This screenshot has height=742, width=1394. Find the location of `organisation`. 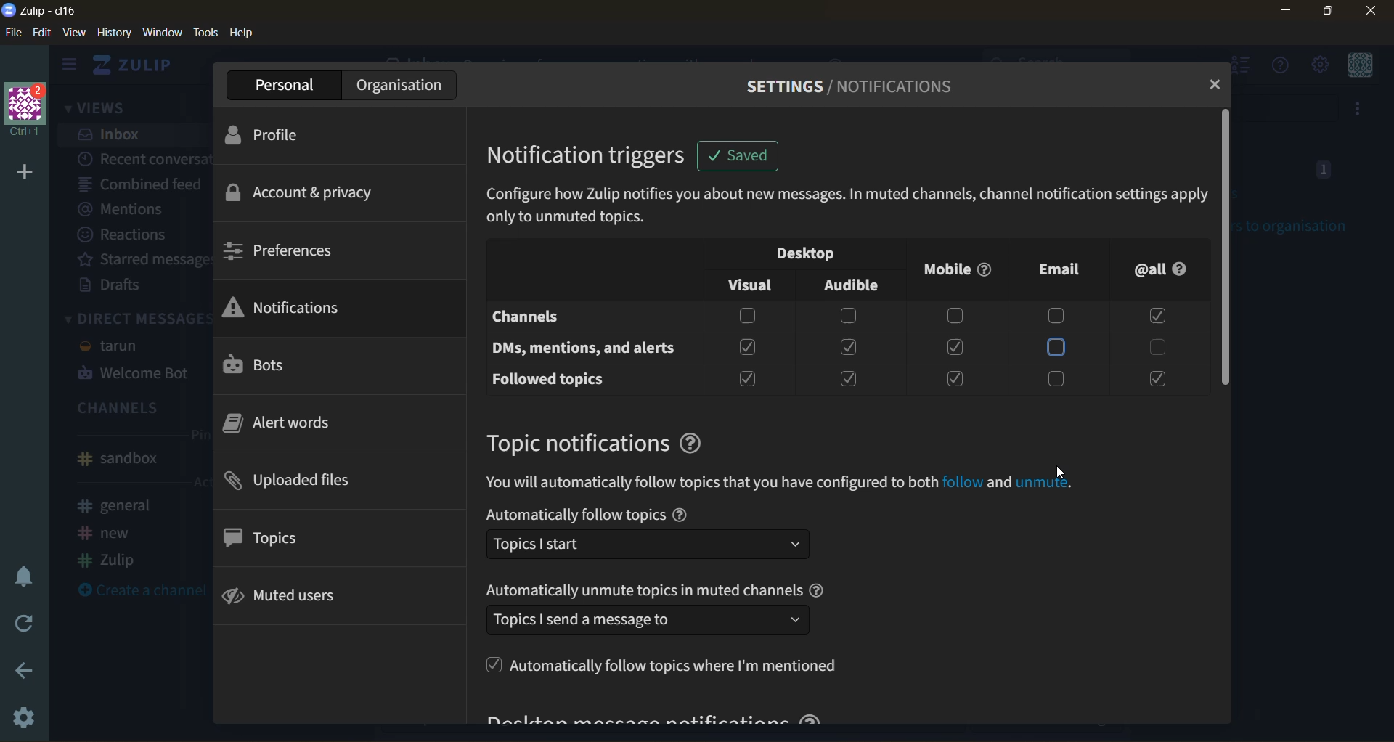

organisation is located at coordinates (396, 86).